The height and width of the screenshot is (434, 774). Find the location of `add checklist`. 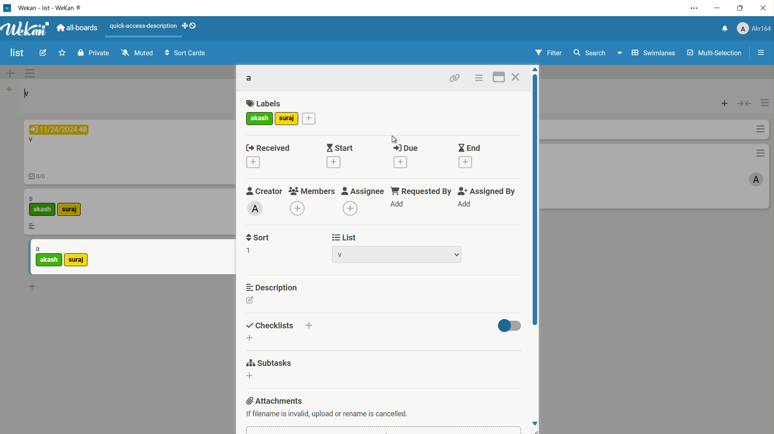

add checklist is located at coordinates (250, 337).